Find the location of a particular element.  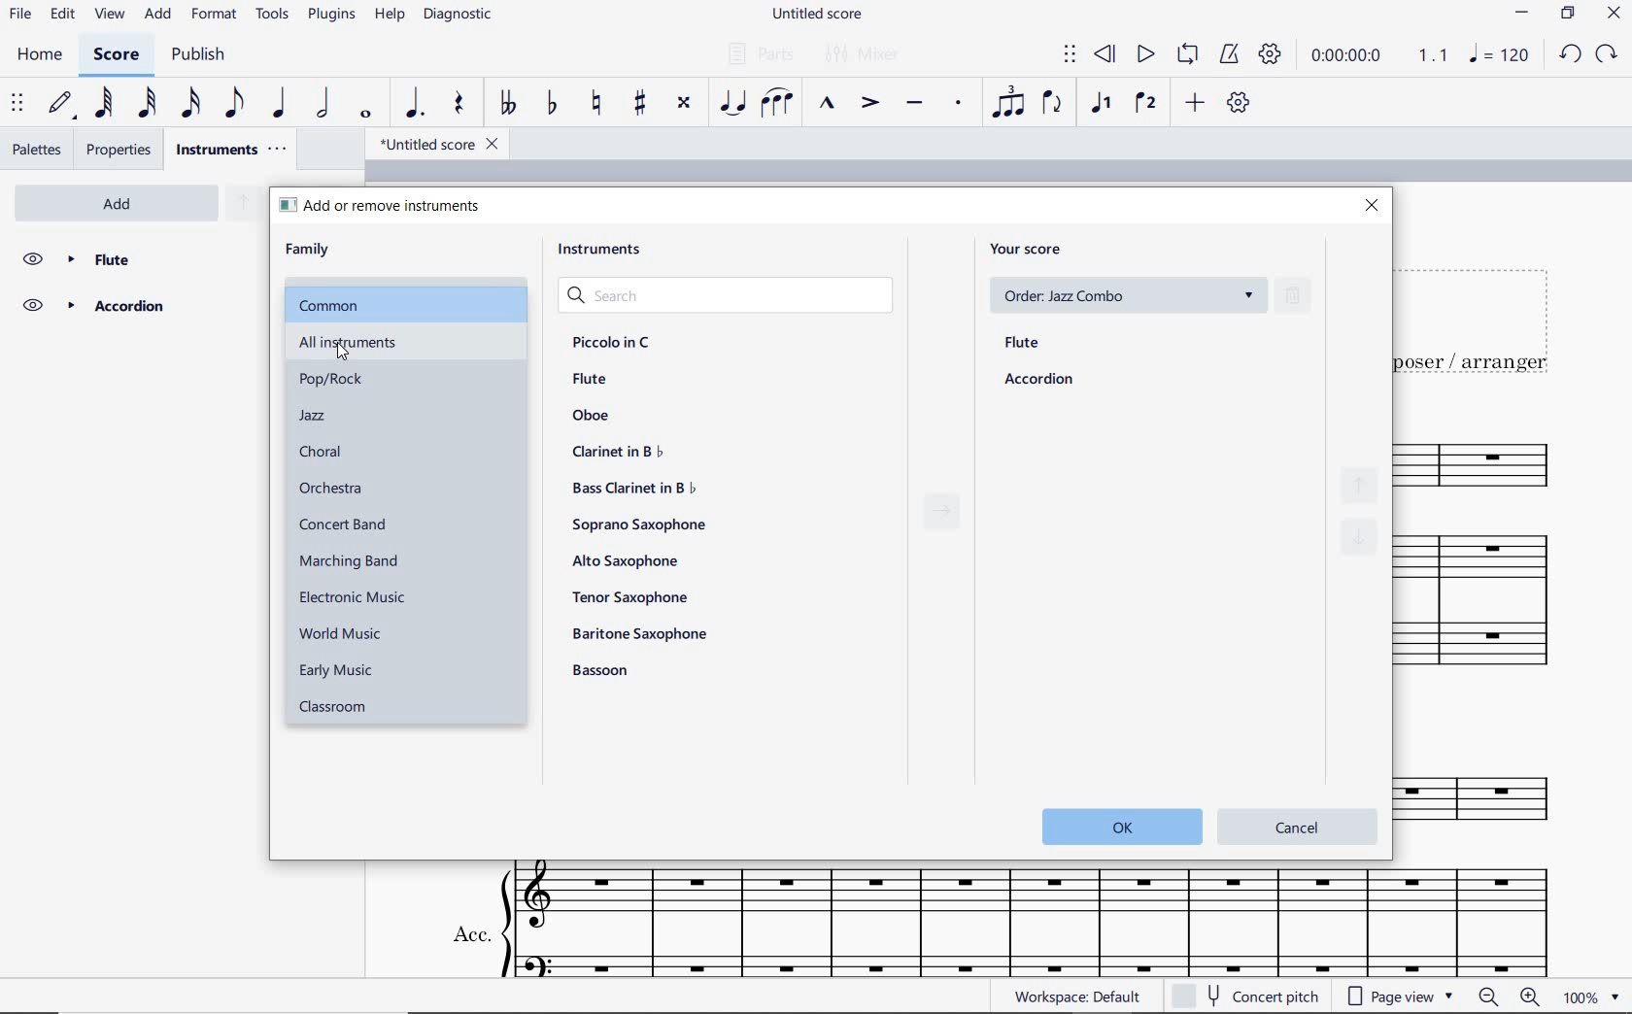

64th note is located at coordinates (104, 103).